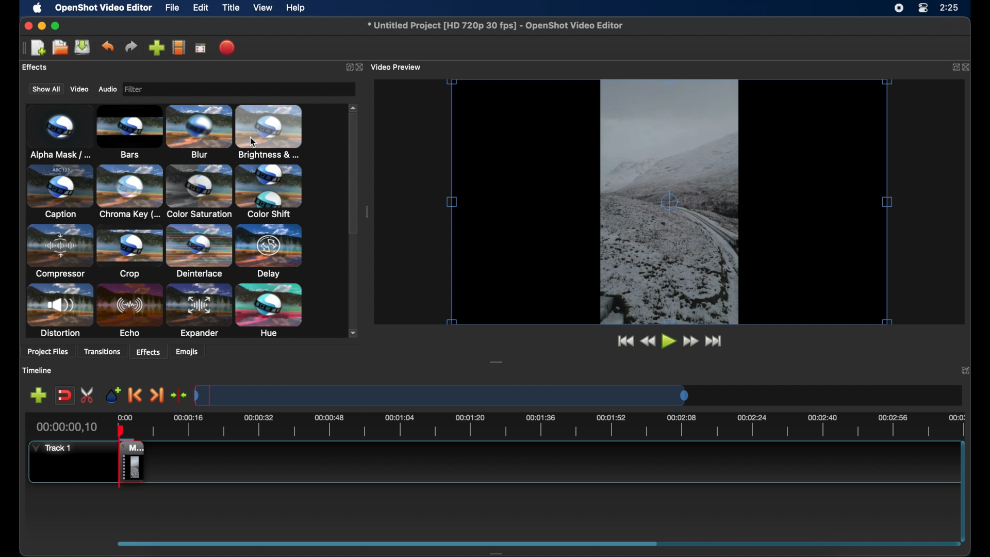 The image size is (990, 557). I want to click on expand, so click(954, 68).